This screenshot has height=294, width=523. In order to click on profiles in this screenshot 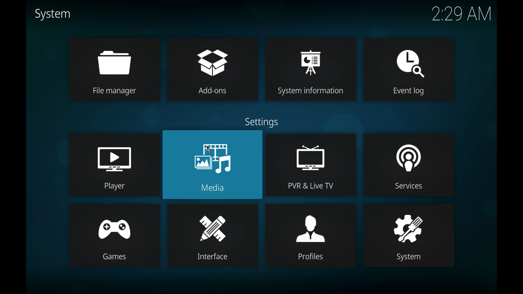, I will do `click(311, 224)`.